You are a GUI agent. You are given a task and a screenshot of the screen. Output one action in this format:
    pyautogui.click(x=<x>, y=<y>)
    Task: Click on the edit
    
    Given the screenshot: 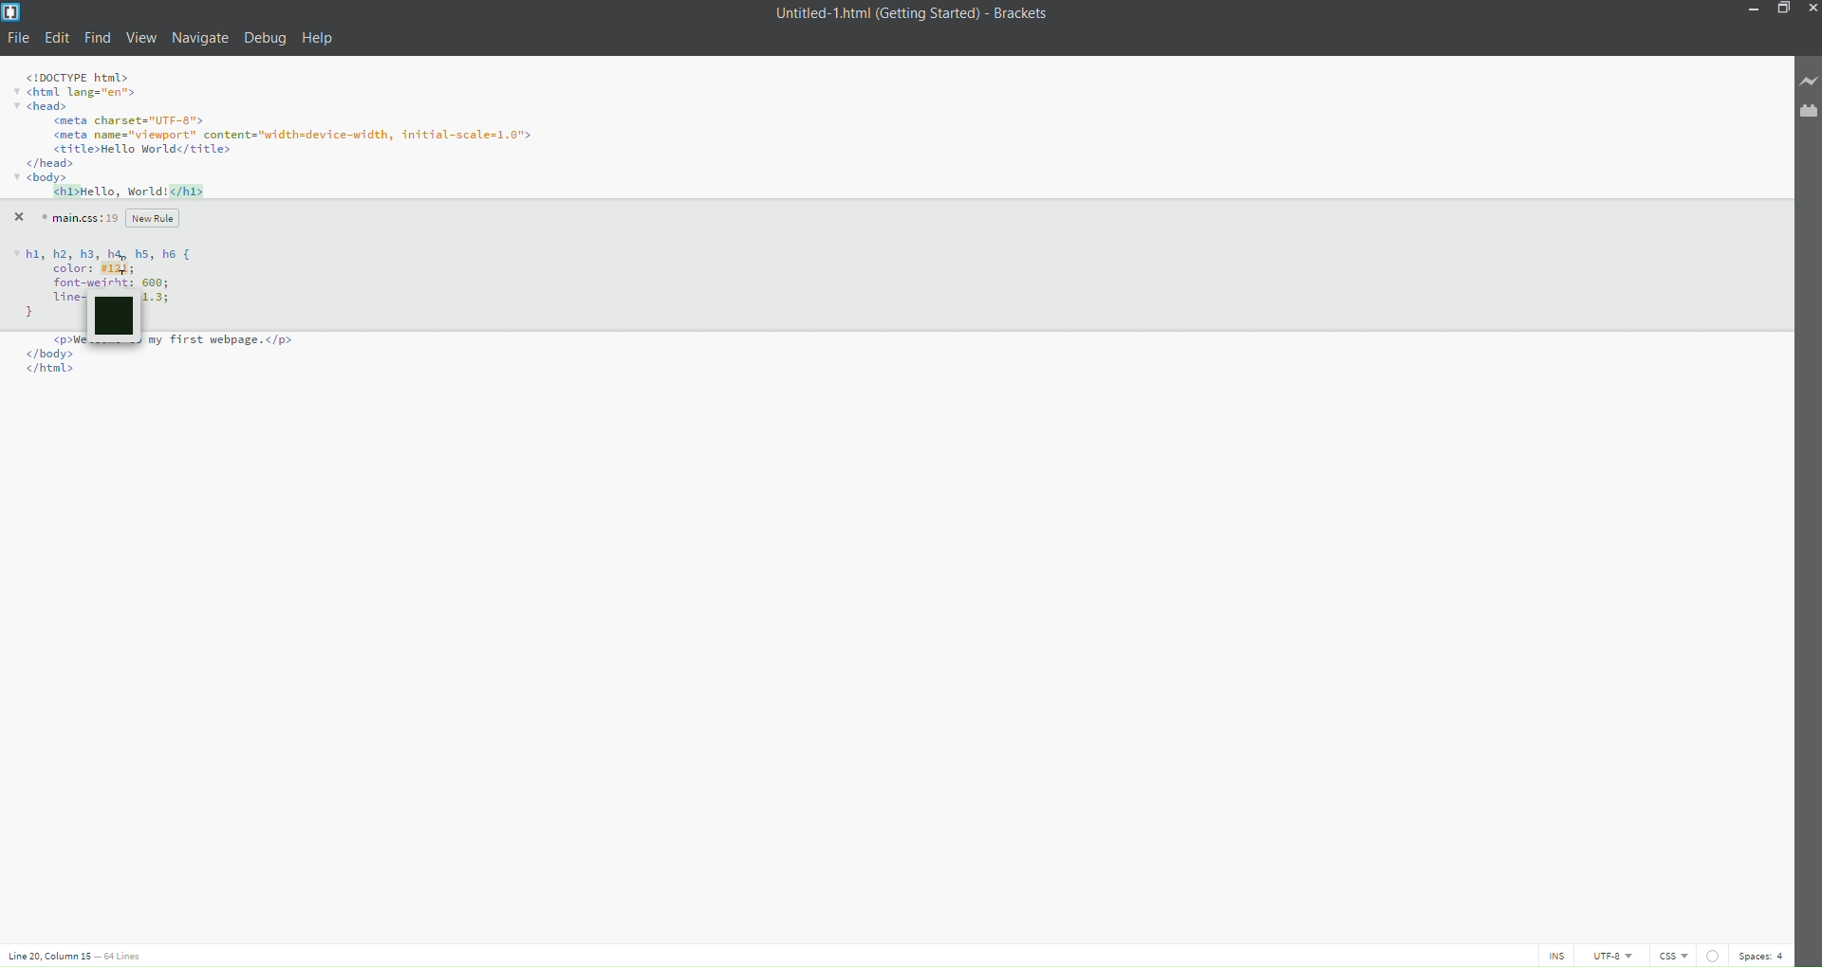 What is the action you would take?
    pyautogui.click(x=59, y=37)
    